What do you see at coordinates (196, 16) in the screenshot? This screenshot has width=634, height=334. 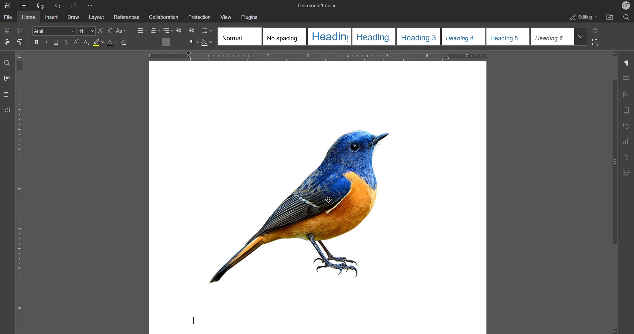 I see `Protection` at bounding box center [196, 16].